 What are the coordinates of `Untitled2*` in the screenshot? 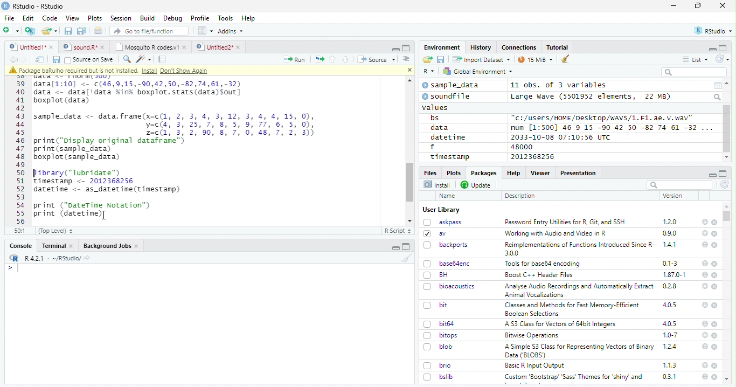 It's located at (220, 47).